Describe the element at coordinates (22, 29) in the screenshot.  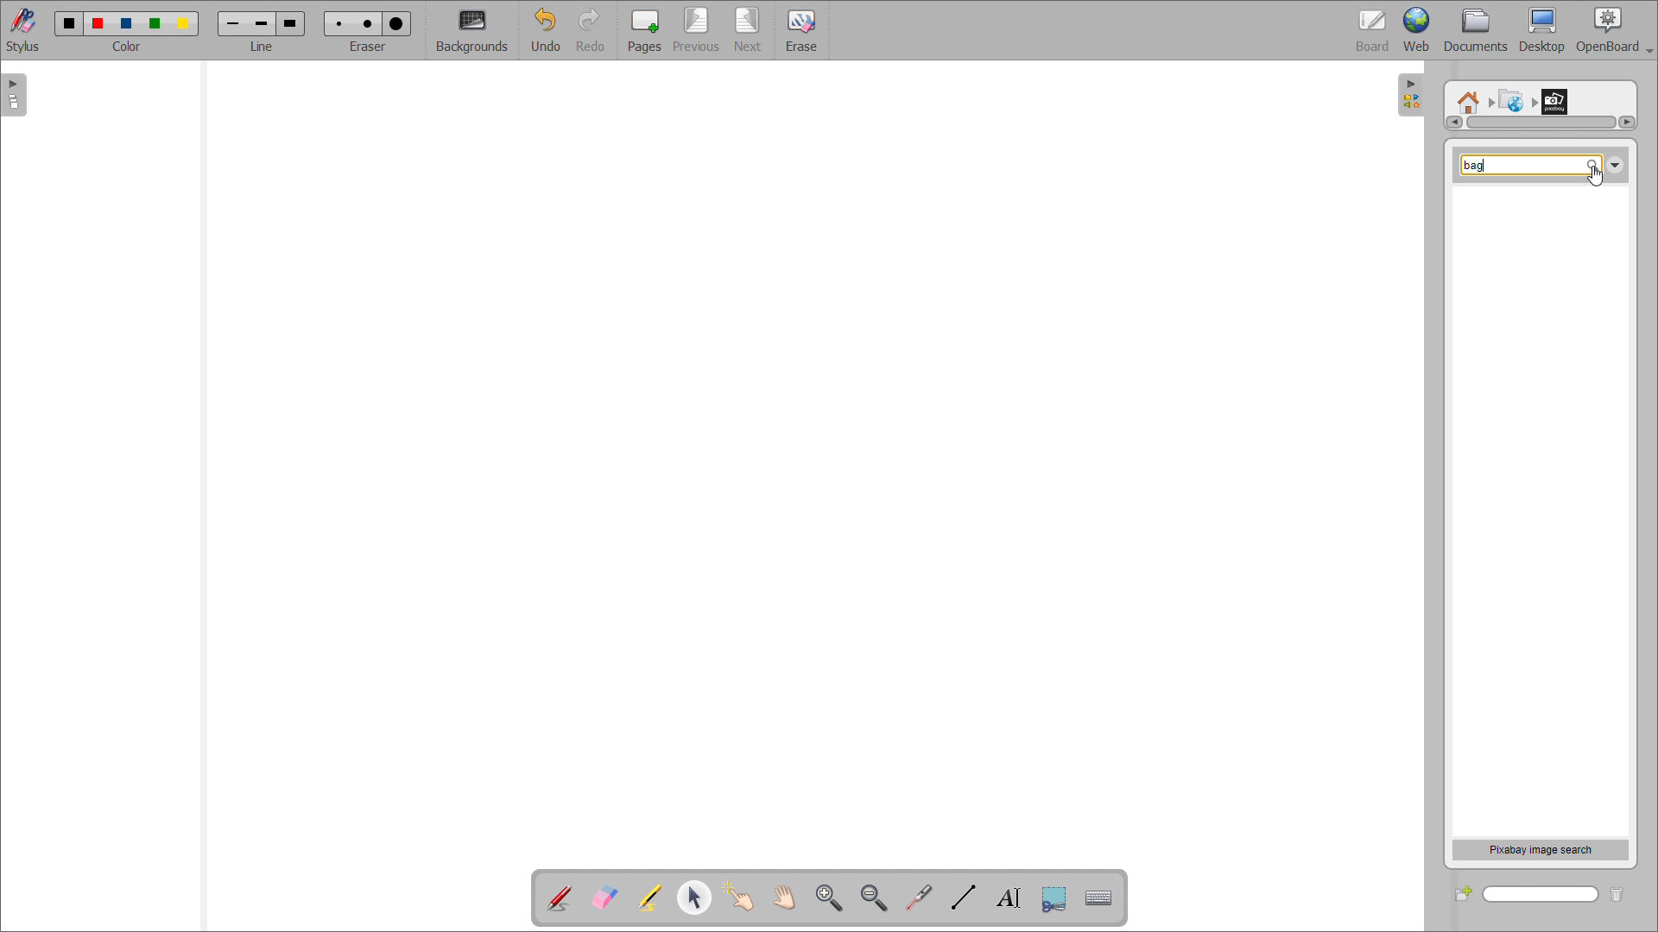
I see `toggle stylus` at that location.